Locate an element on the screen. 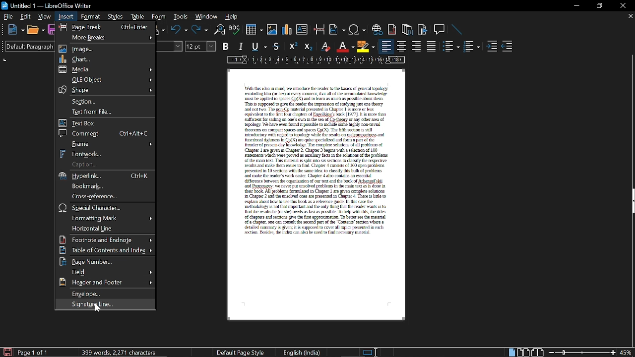 The image size is (635, 357). insert image is located at coordinates (273, 30).